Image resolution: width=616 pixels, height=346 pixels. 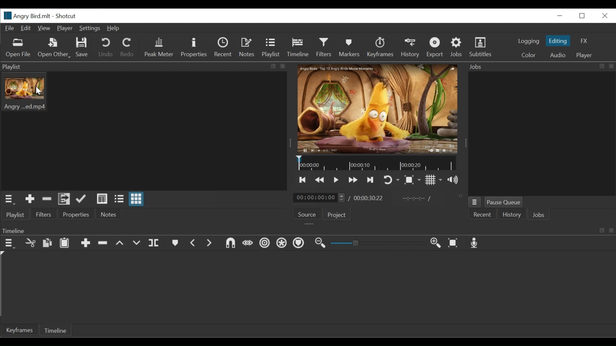 I want to click on Peak Meter, so click(x=158, y=47).